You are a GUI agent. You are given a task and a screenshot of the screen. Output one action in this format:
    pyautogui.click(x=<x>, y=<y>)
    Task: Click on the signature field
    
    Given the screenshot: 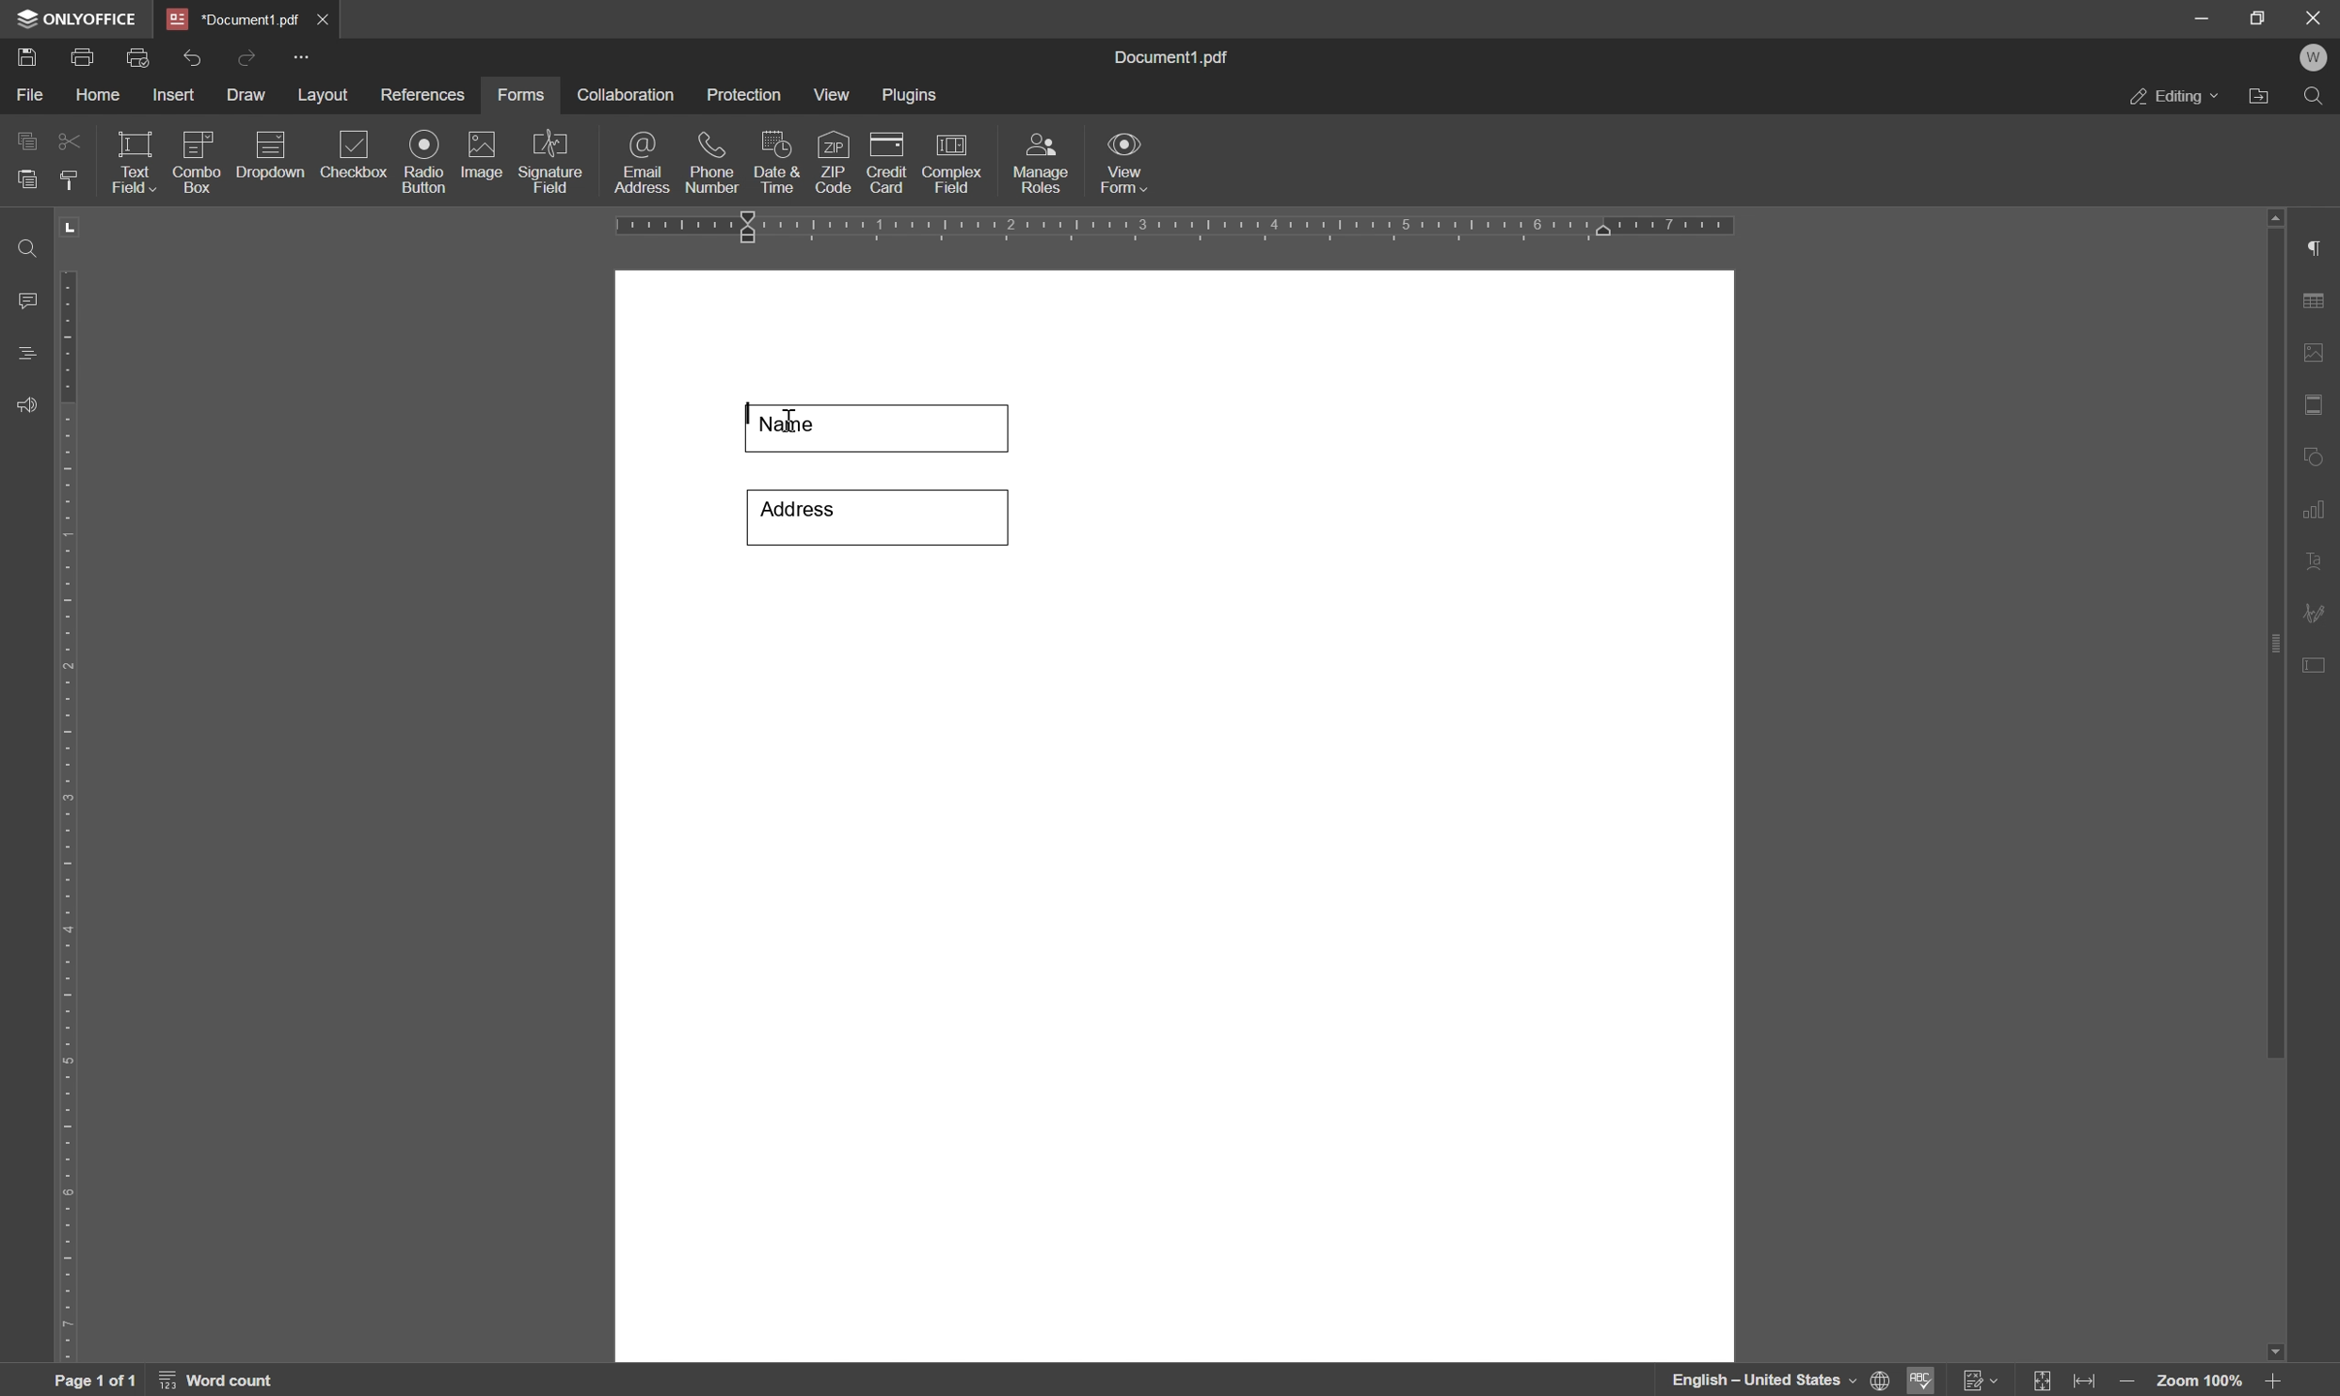 What is the action you would take?
    pyautogui.click(x=553, y=164)
    